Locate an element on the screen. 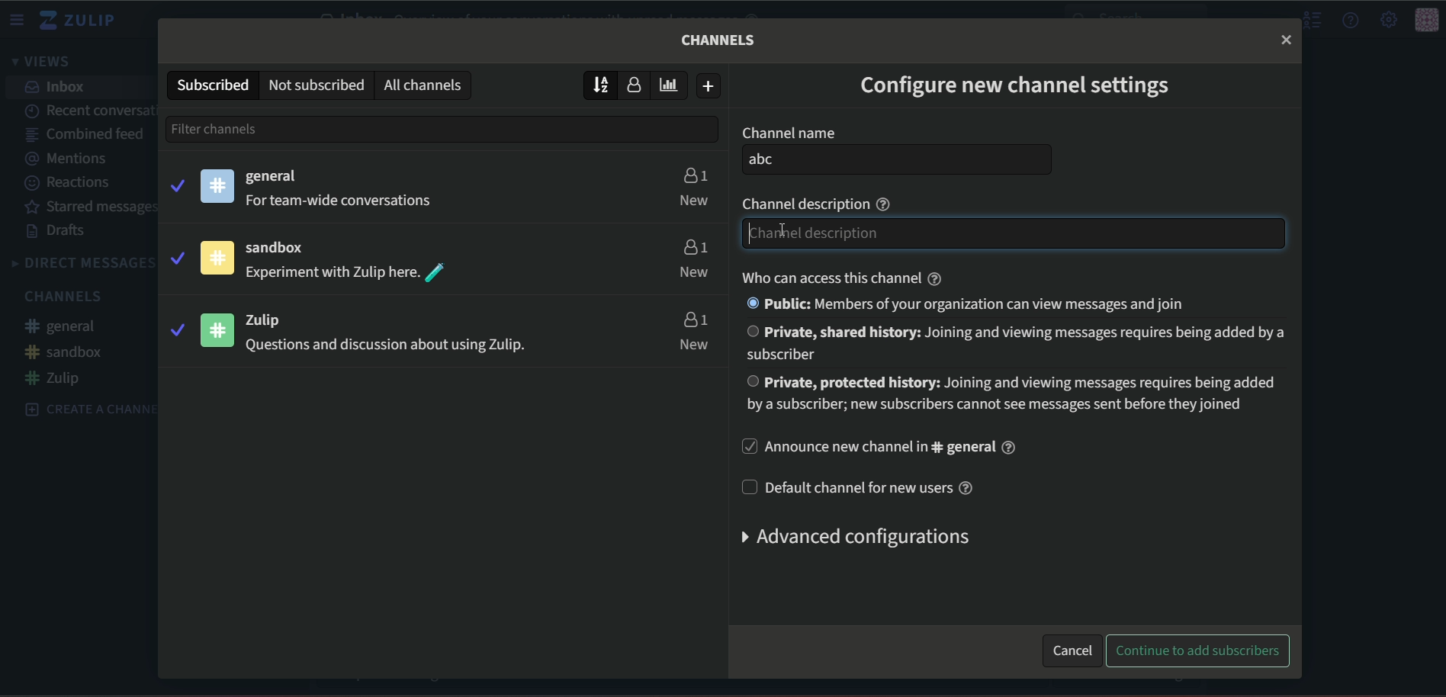 The image size is (1446, 697). #zulip is located at coordinates (58, 378).